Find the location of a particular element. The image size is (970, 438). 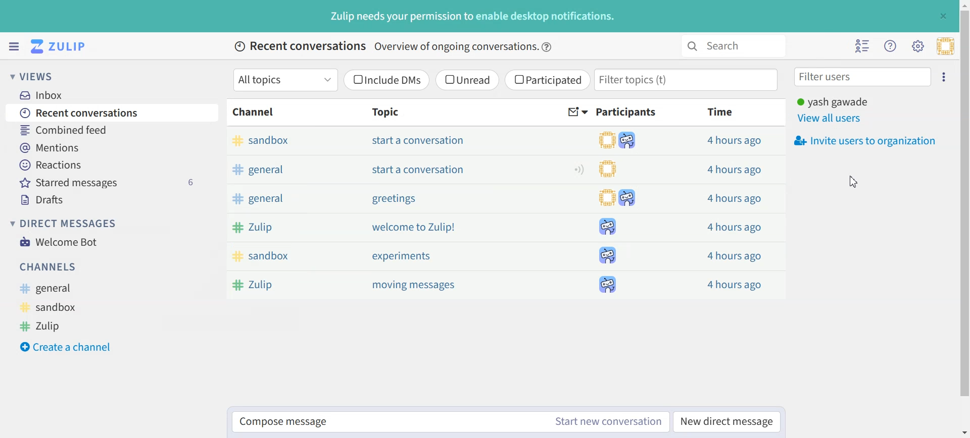

Configure topic notification is located at coordinates (579, 169).